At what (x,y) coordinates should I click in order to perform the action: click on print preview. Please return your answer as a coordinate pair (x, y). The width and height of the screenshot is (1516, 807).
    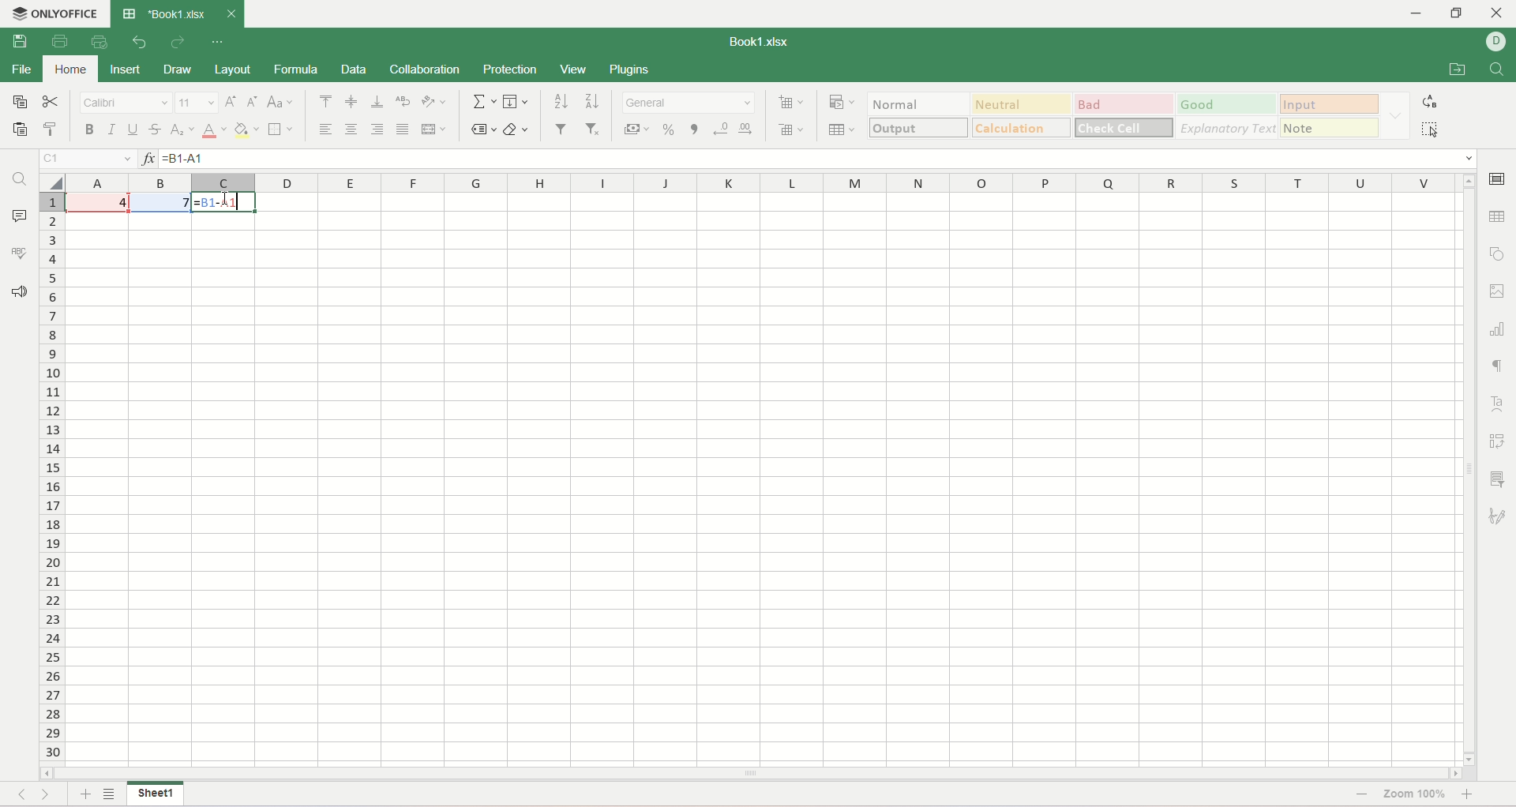
    Looking at the image, I should click on (103, 42).